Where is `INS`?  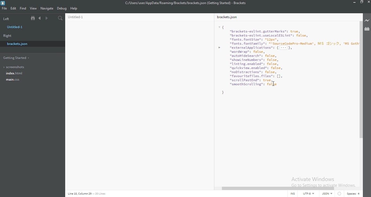
INS is located at coordinates (291, 194).